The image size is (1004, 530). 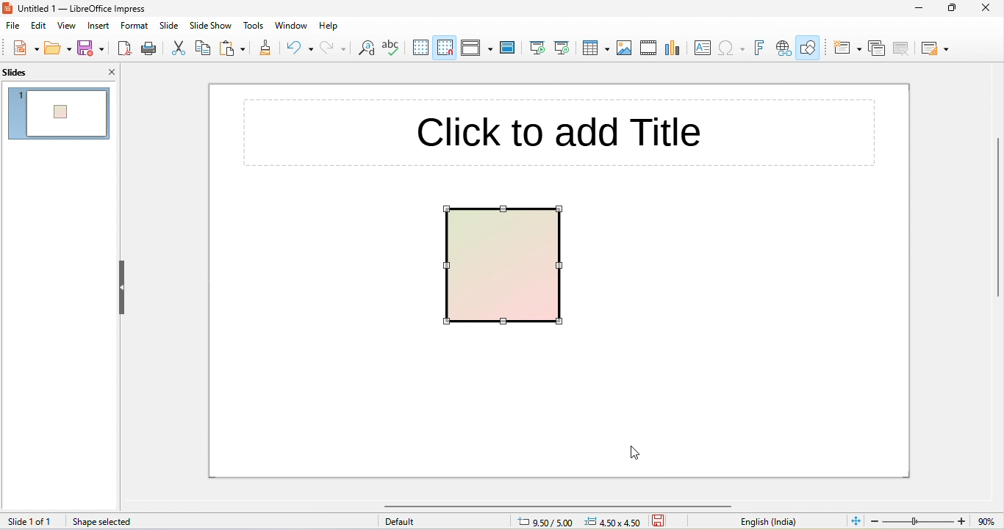 I want to click on duplicate, so click(x=877, y=47).